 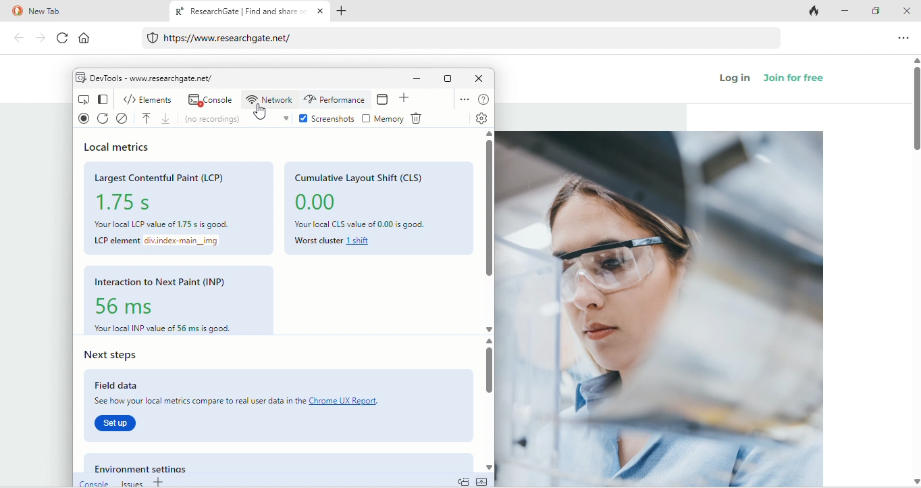 What do you see at coordinates (386, 119) in the screenshot?
I see `memory checkbox` at bounding box center [386, 119].